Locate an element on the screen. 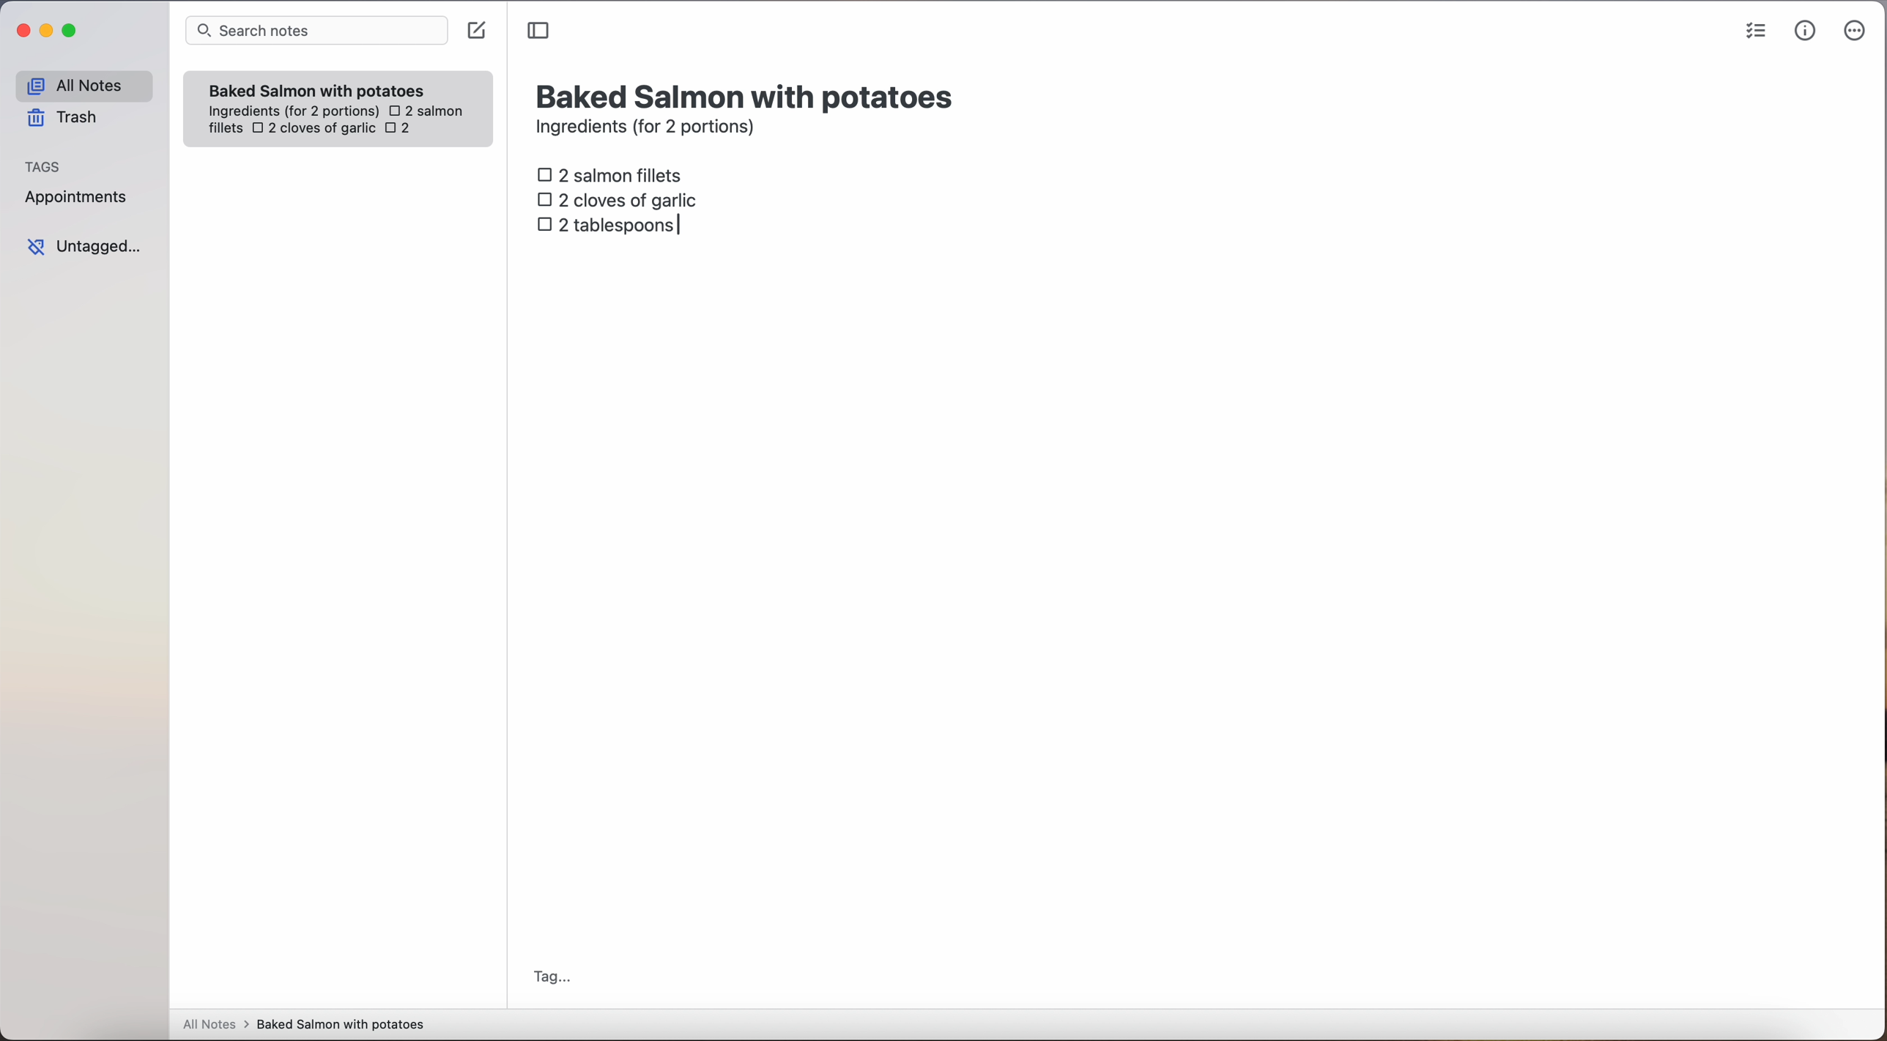  title is located at coordinates (748, 95).